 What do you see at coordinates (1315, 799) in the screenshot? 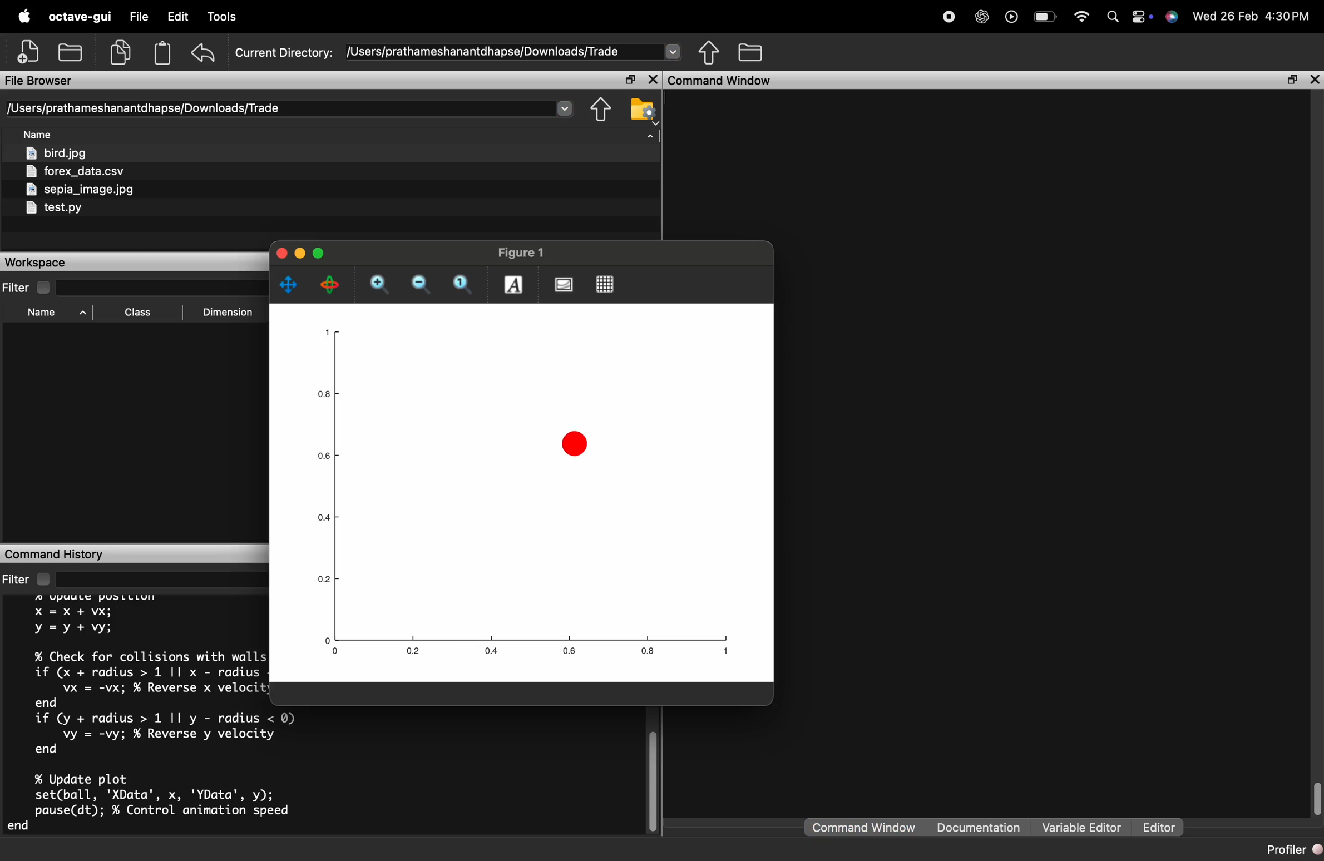
I see `scrollbar` at bounding box center [1315, 799].